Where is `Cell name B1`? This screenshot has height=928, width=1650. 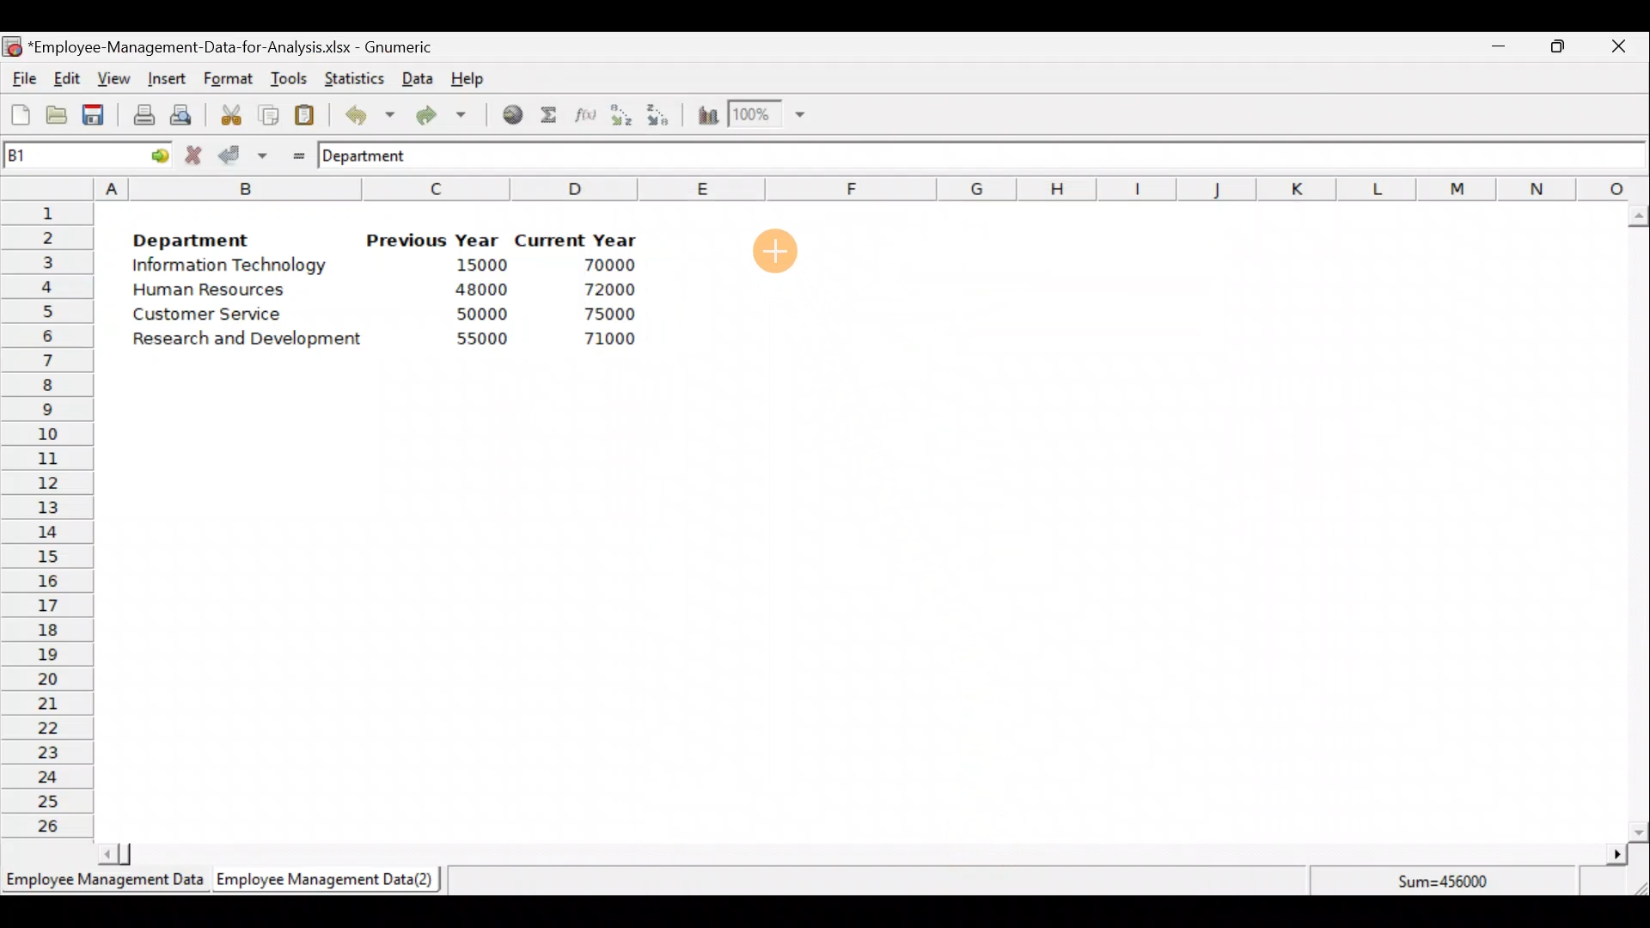 Cell name B1 is located at coordinates (57, 155).